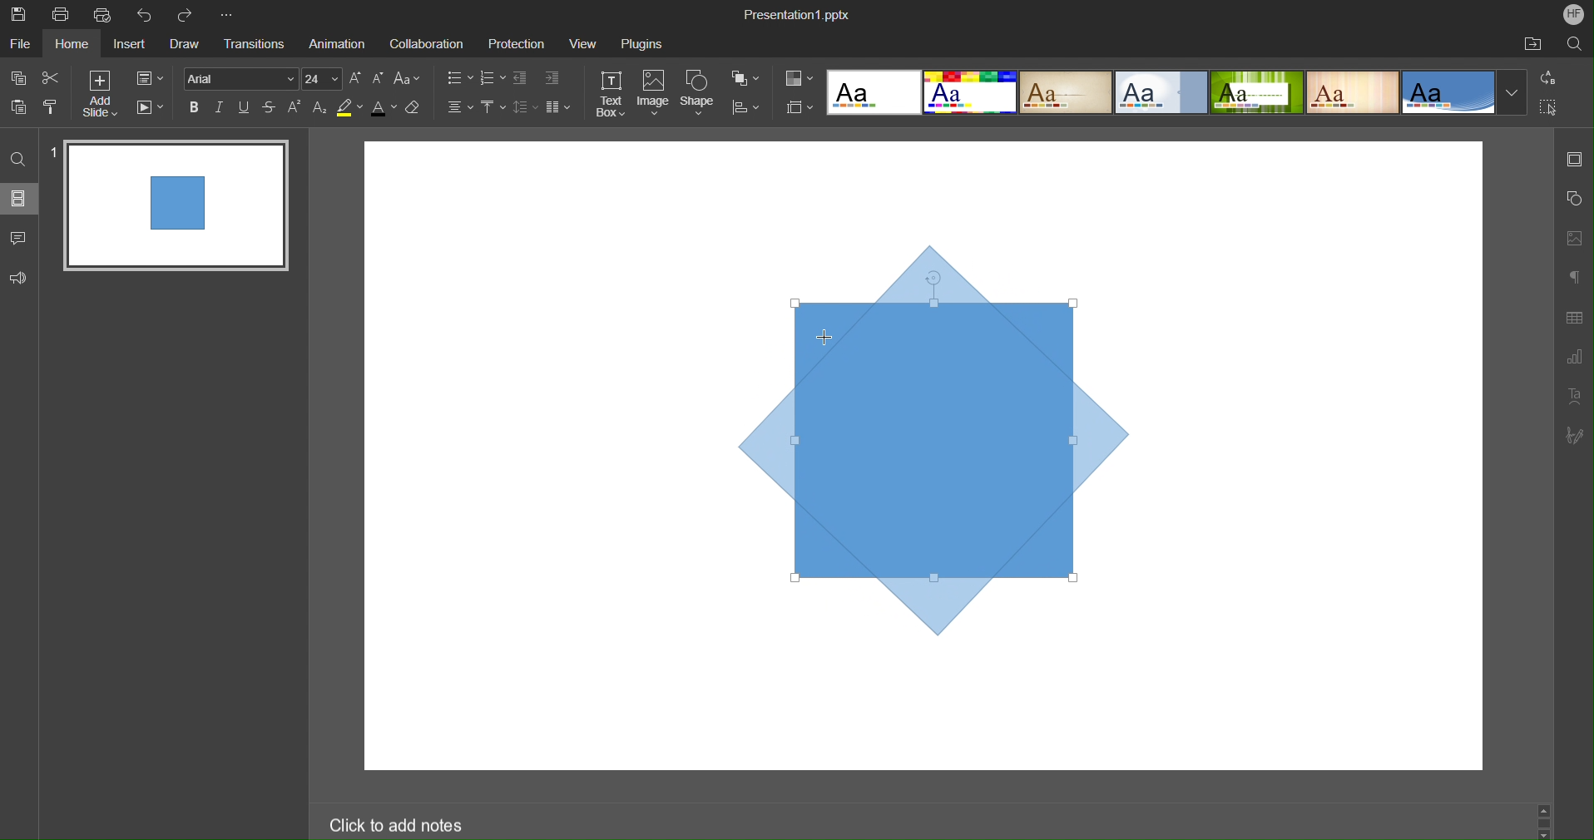 Image resolution: width=1594 pixels, height=840 pixels. I want to click on Increase Font, so click(356, 79).